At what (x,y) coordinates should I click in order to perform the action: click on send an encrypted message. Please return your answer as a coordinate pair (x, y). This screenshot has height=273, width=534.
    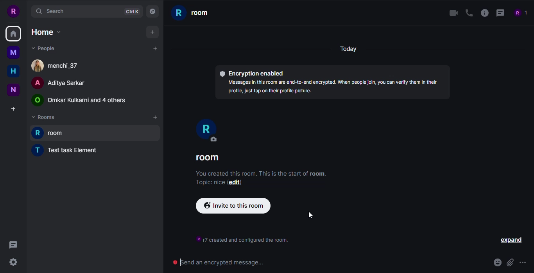
    Looking at the image, I should click on (225, 262).